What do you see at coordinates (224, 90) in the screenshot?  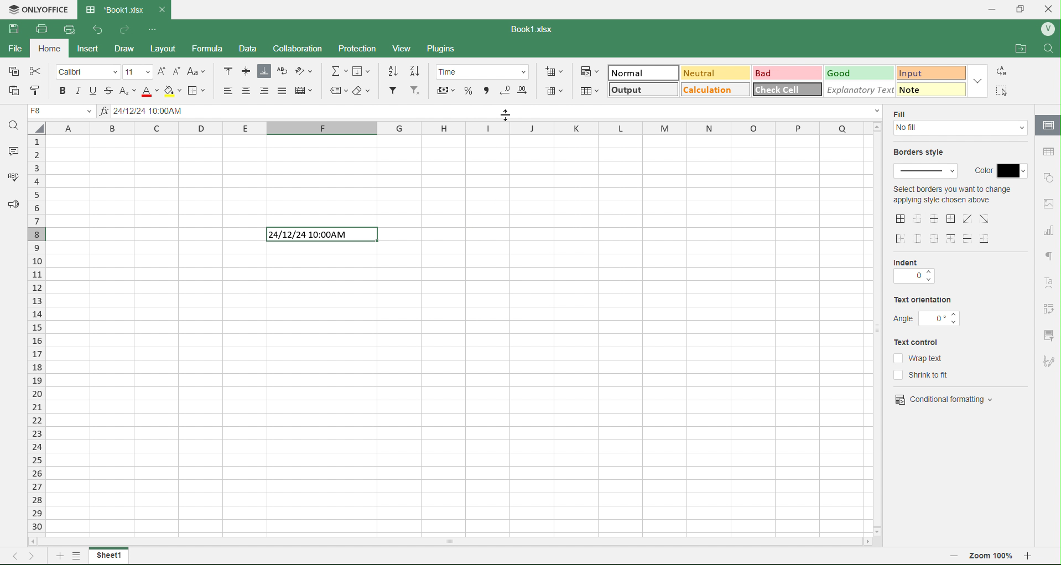 I see `Align Left` at bounding box center [224, 90].